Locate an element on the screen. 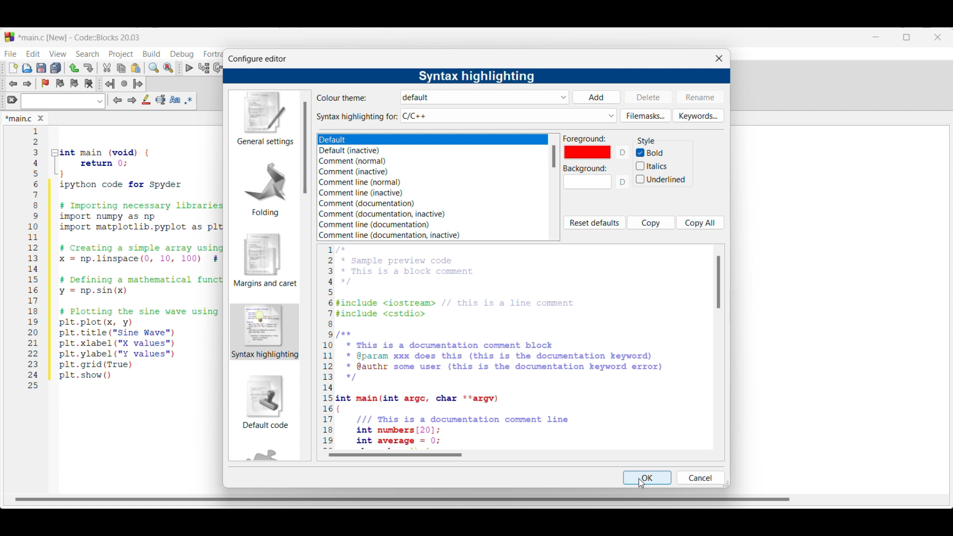  Comment (inactive) is located at coordinates (354, 172).